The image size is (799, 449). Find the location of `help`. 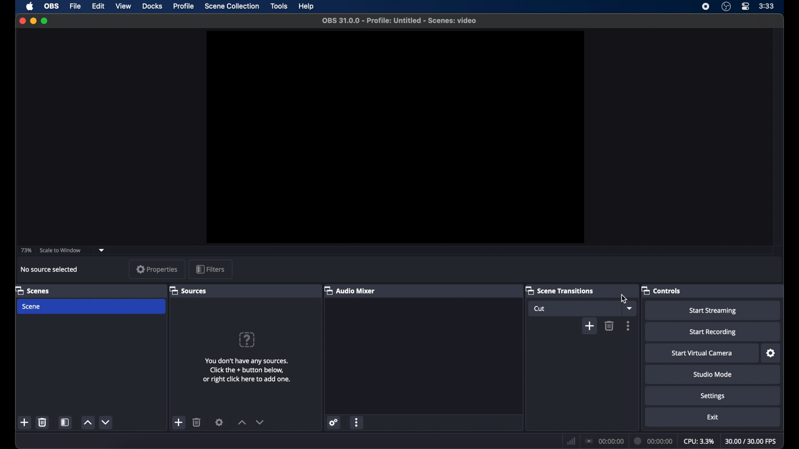

help is located at coordinates (307, 6).